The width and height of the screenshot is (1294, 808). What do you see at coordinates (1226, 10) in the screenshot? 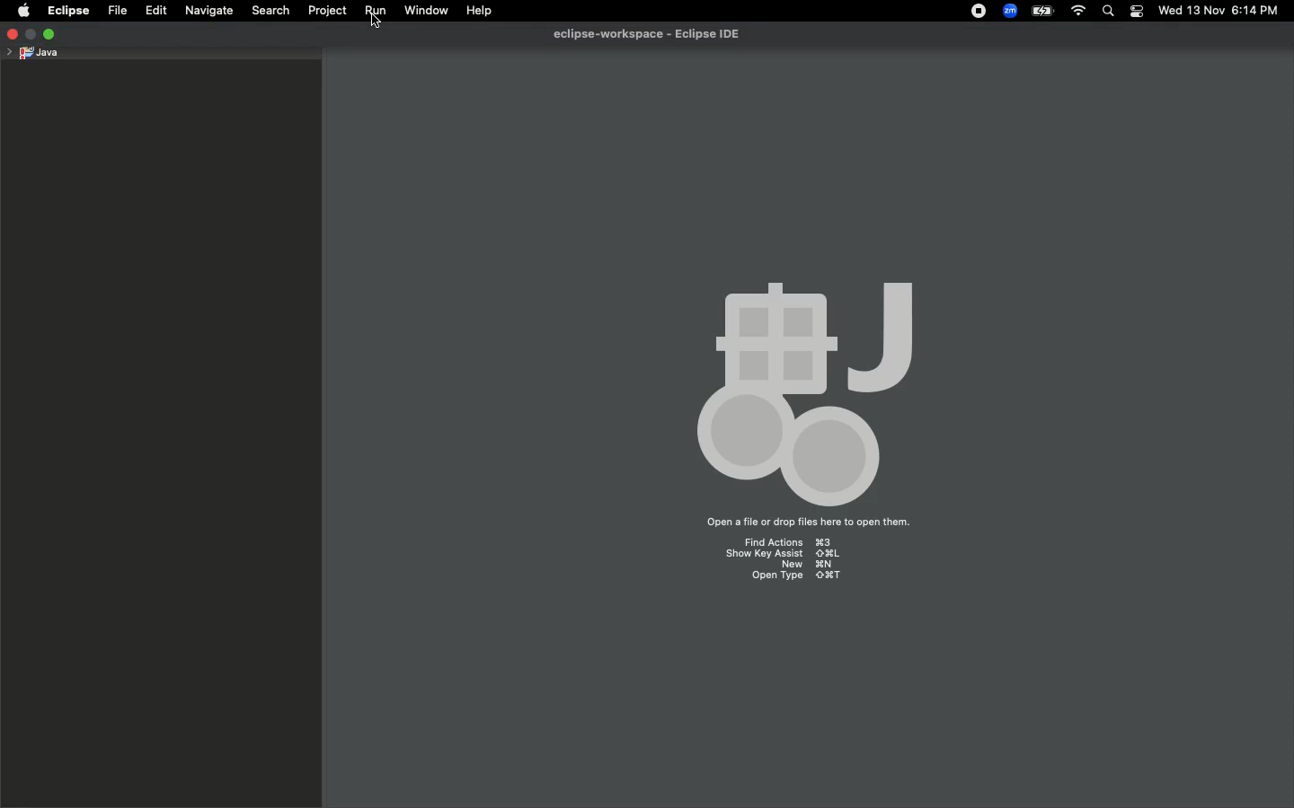
I see `Date/time` at bounding box center [1226, 10].